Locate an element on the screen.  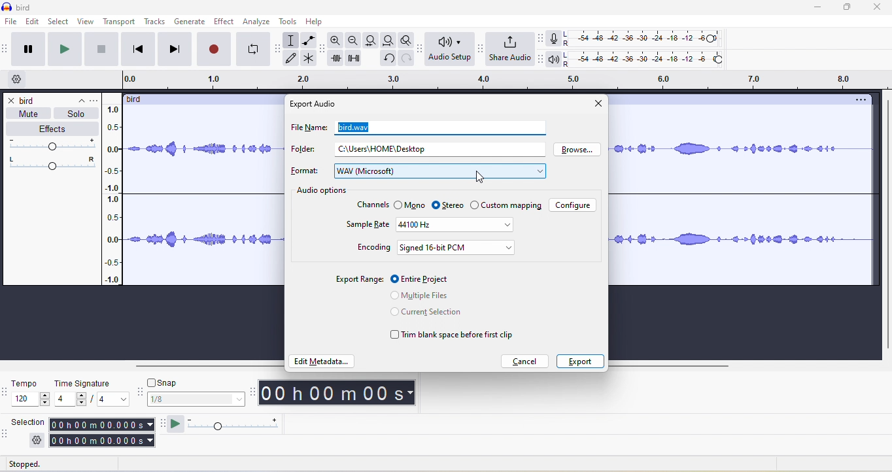
cursor movement is located at coordinates (479, 177).